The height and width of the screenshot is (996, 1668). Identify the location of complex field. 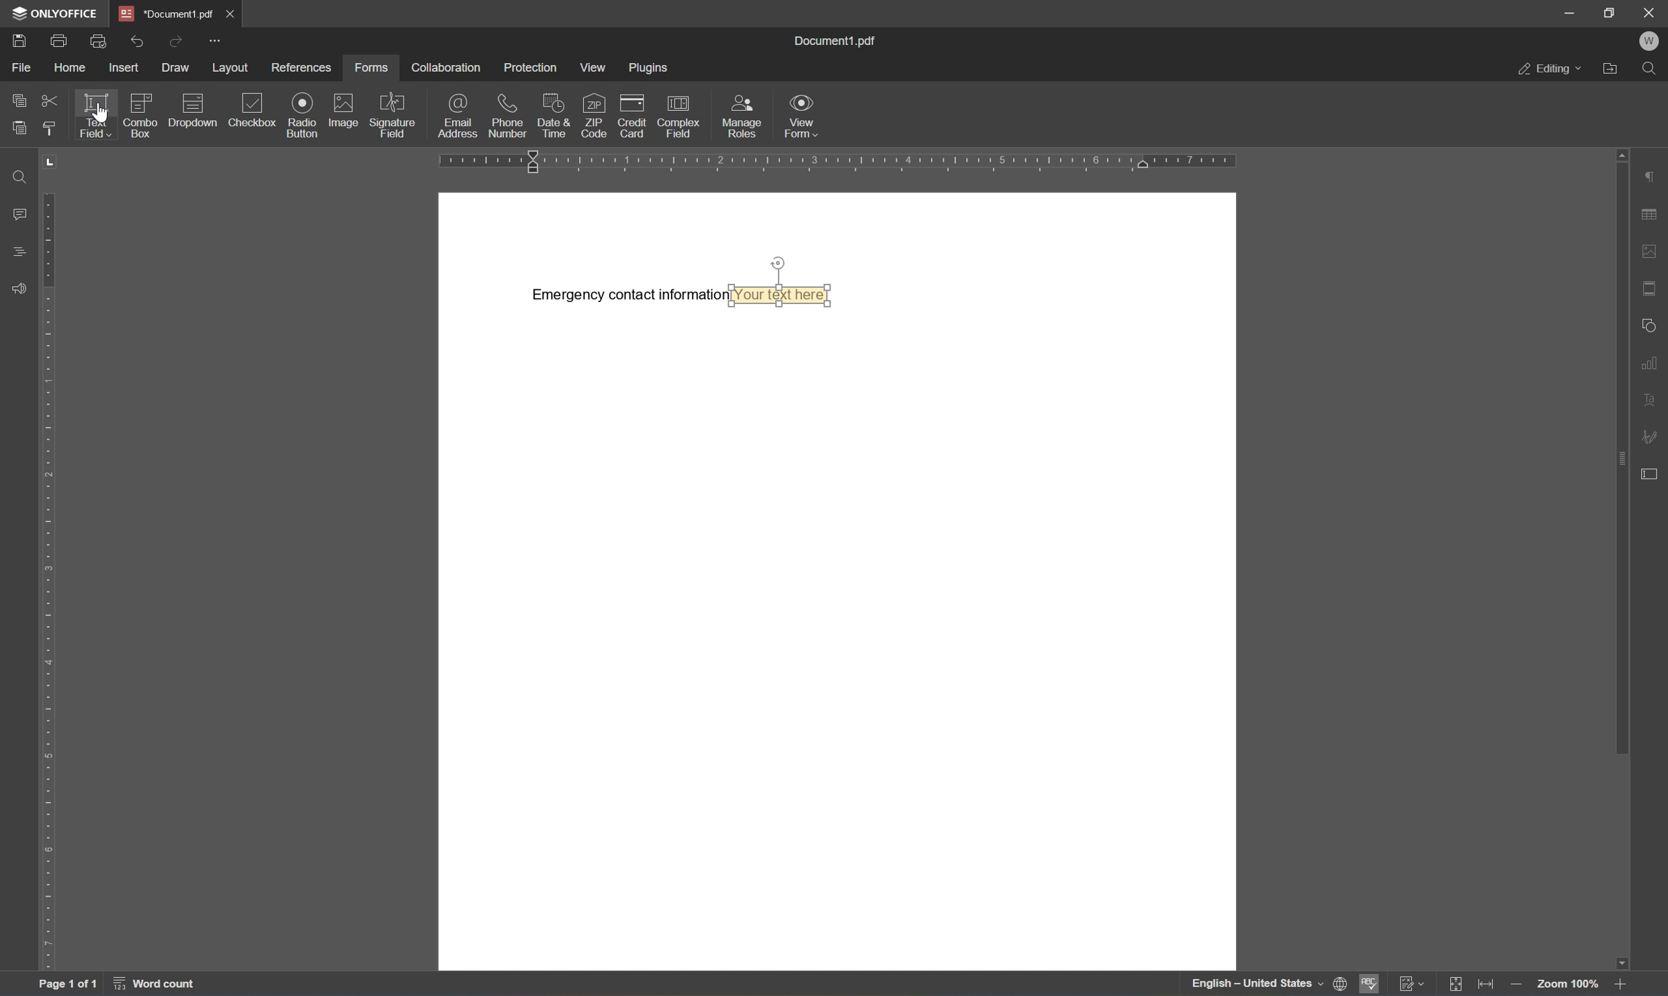
(680, 116).